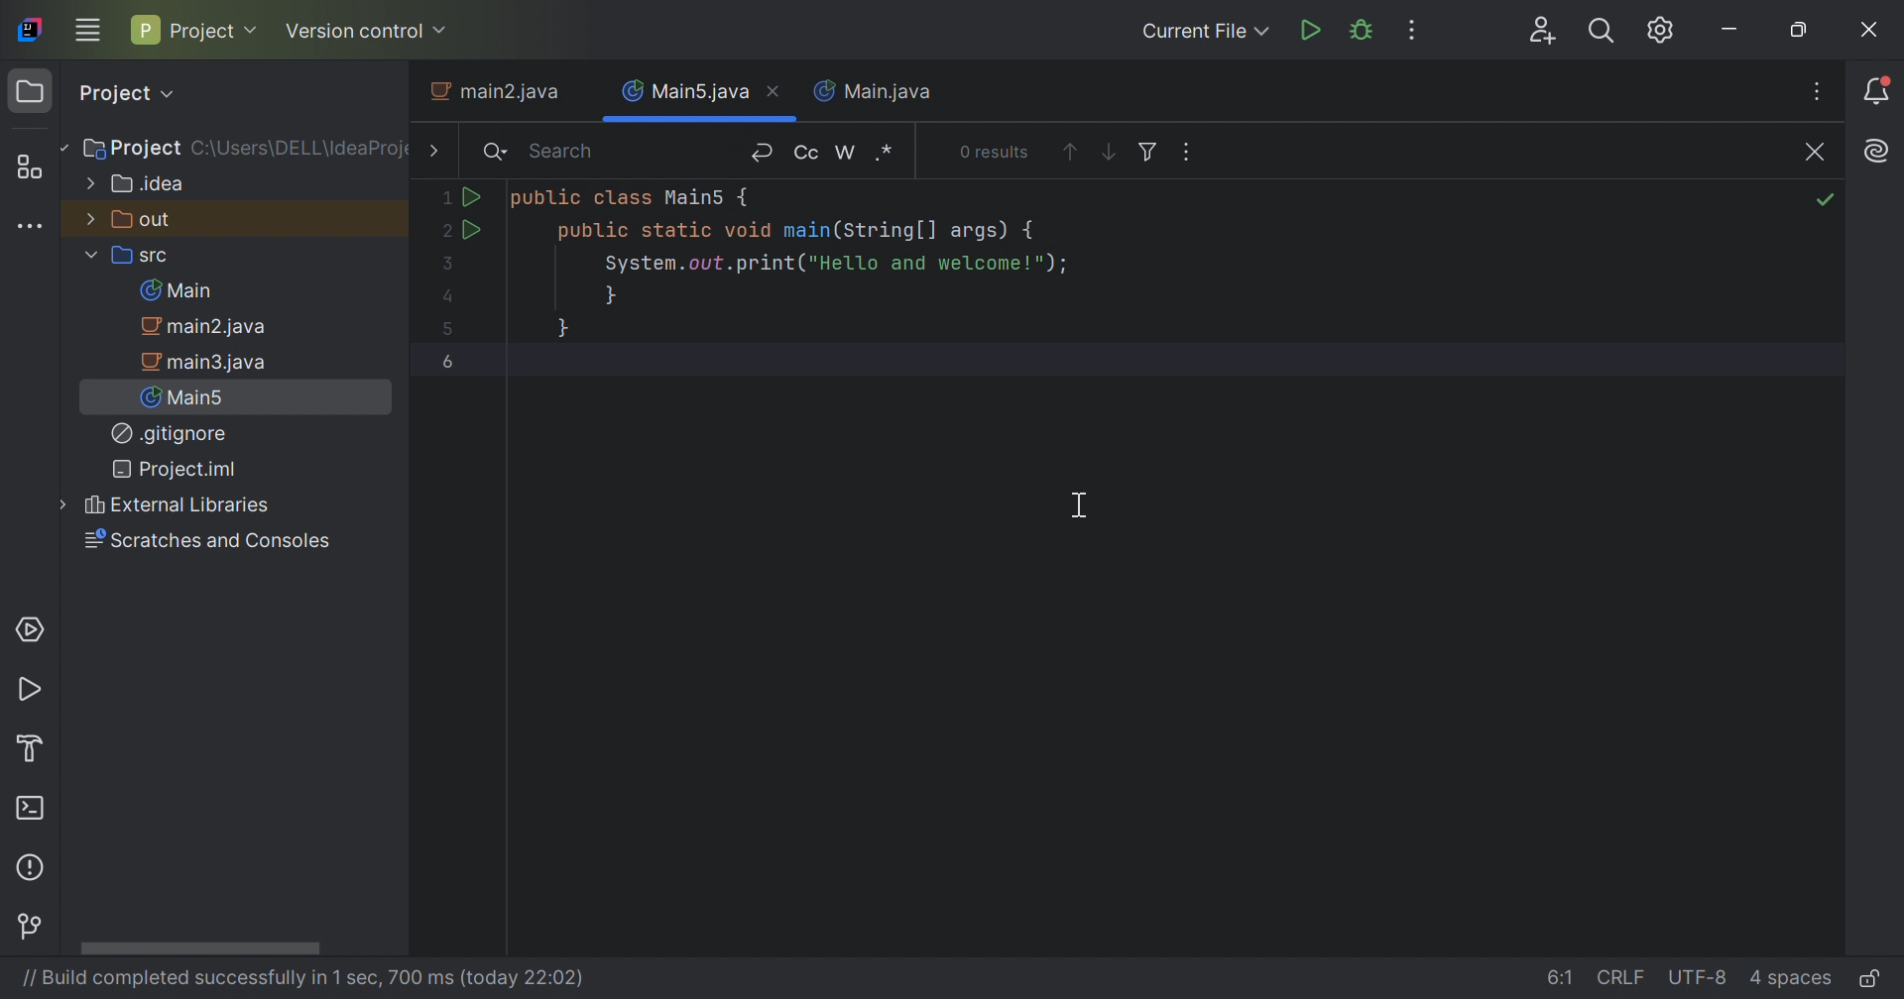  Describe the element at coordinates (998, 152) in the screenshot. I see `0 results` at that location.